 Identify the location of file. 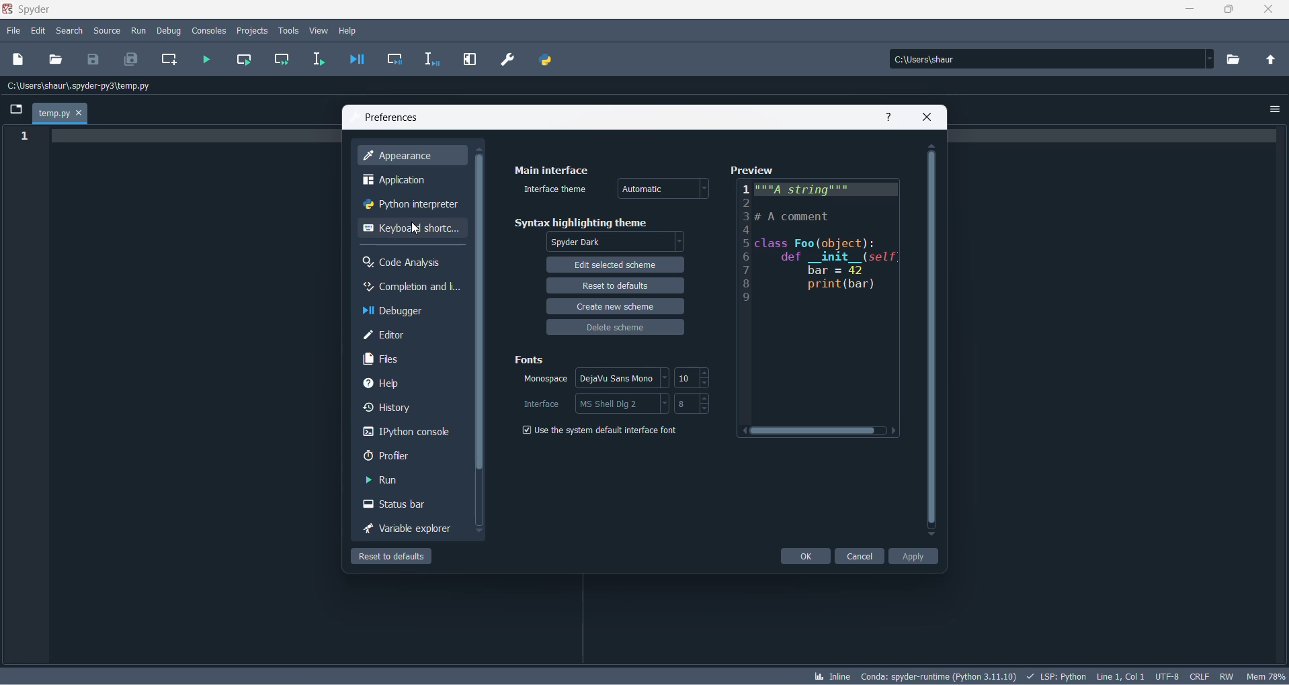
(13, 32).